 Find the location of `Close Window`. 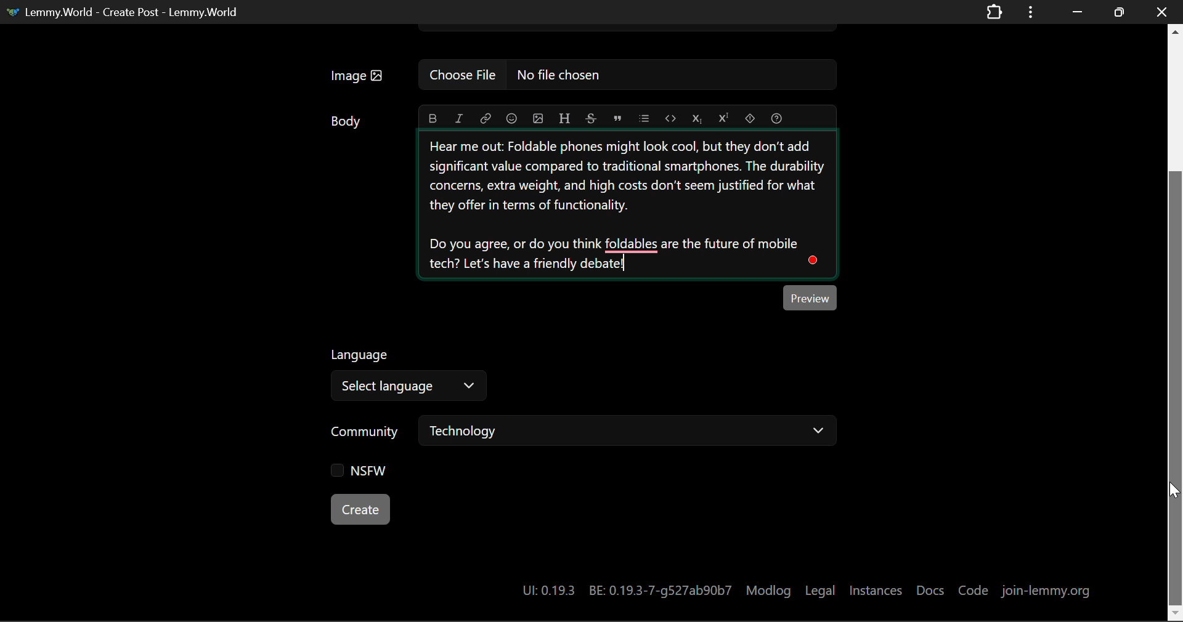

Close Window is located at coordinates (1162, 11).